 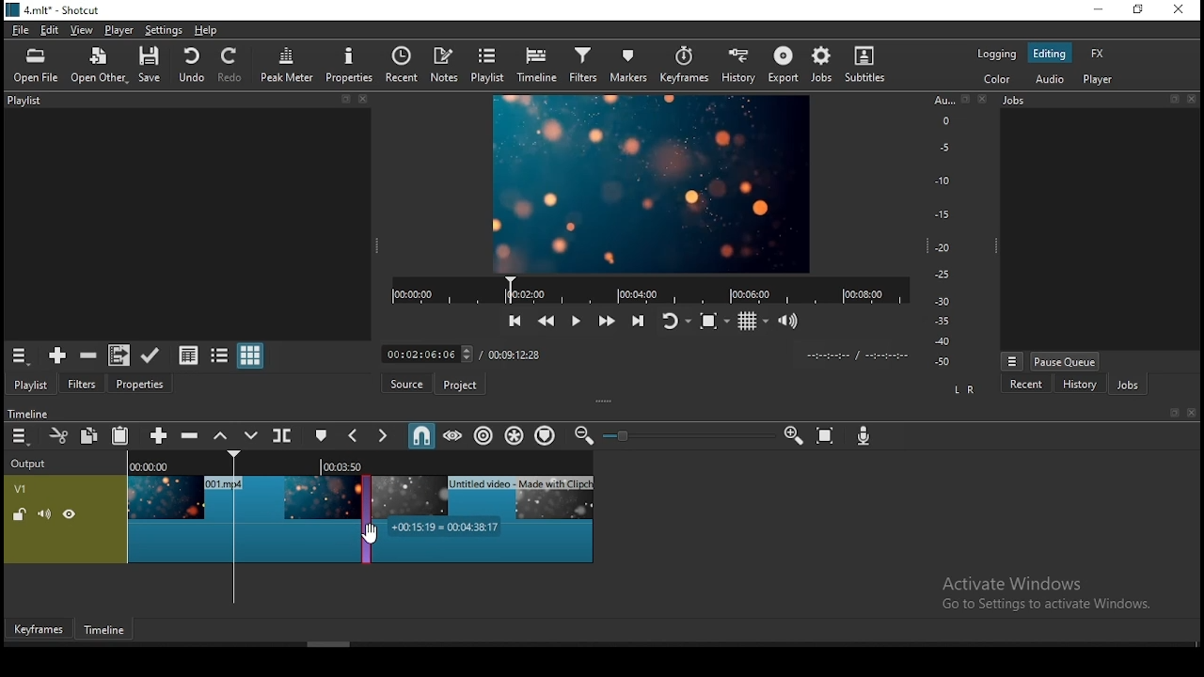 What do you see at coordinates (864, 65) in the screenshot?
I see `subtitles` at bounding box center [864, 65].